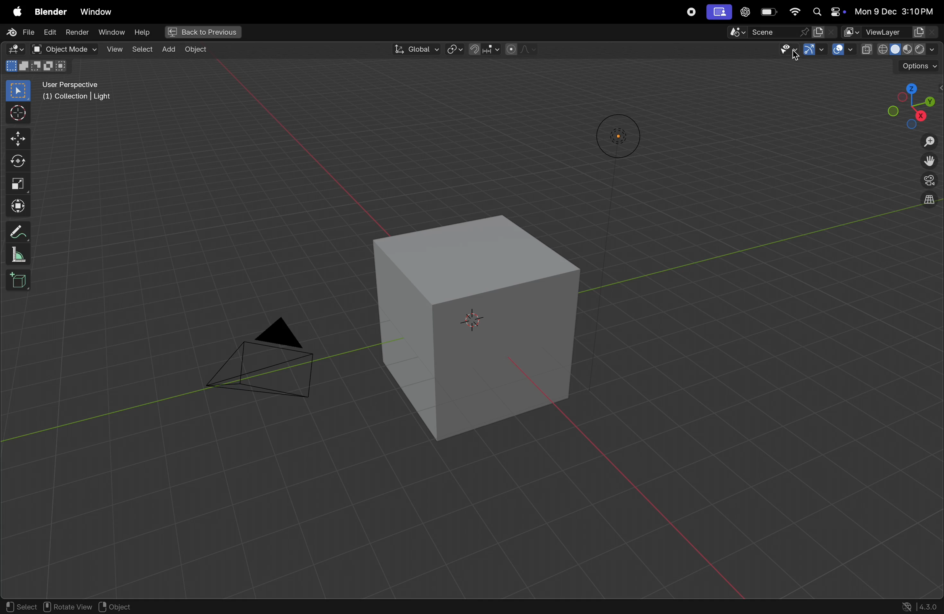 This screenshot has width=944, height=614. Describe the element at coordinates (196, 51) in the screenshot. I see `object` at that location.